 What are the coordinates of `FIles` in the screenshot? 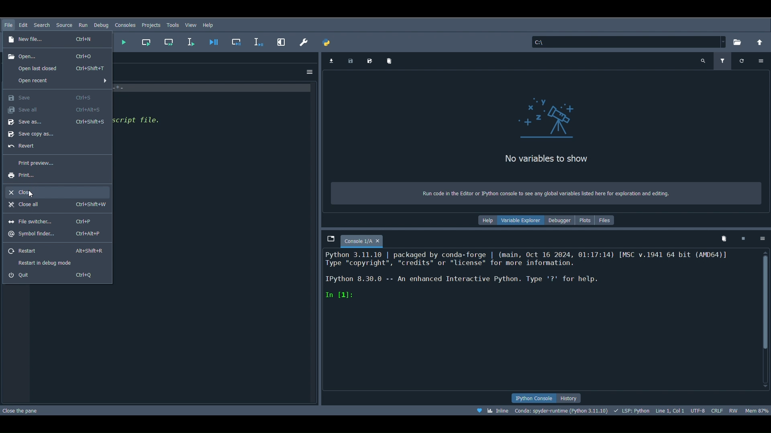 It's located at (609, 219).